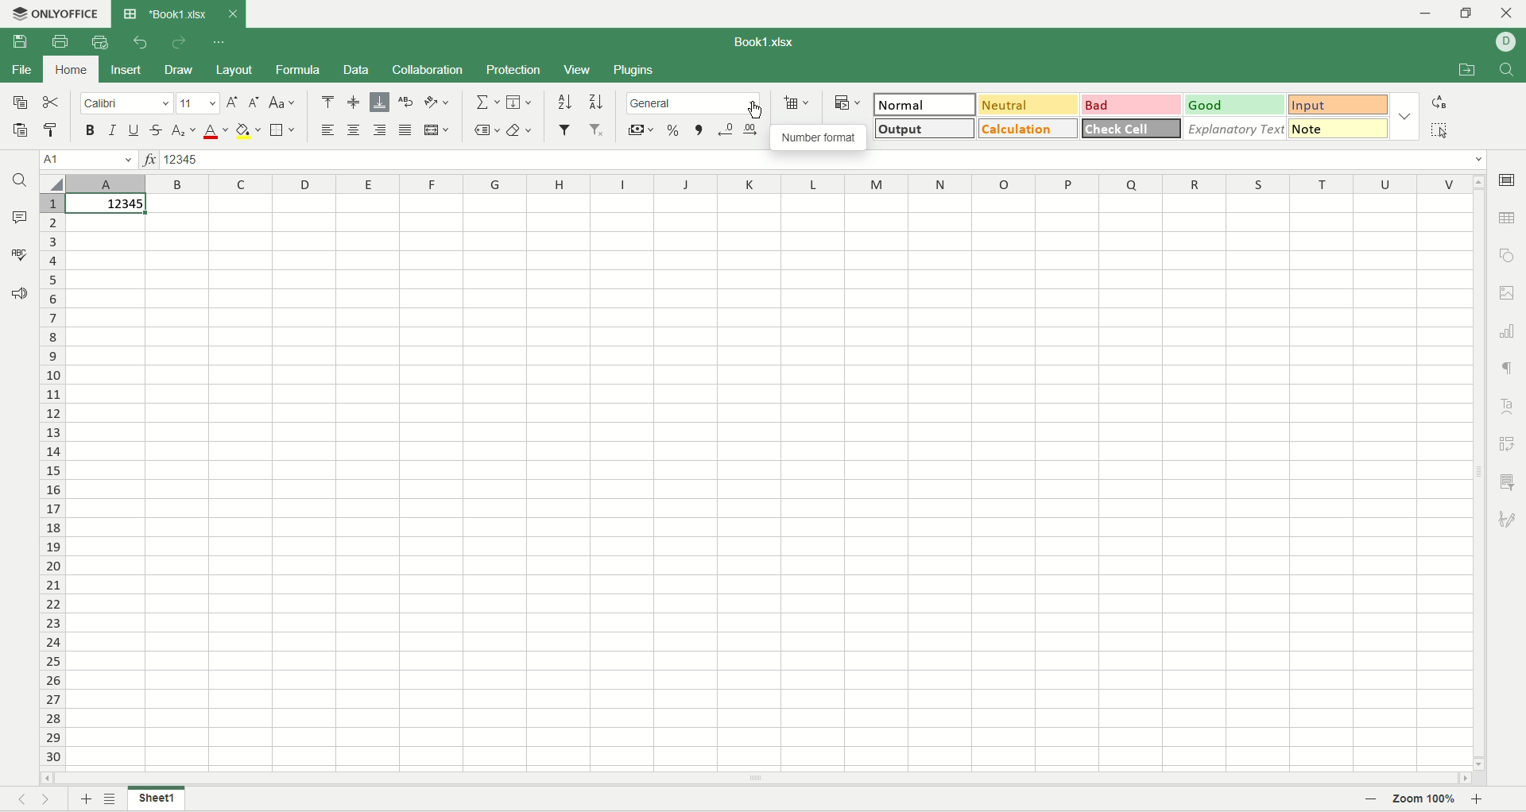  What do you see at coordinates (15, 293) in the screenshot?
I see `feedback and support` at bounding box center [15, 293].